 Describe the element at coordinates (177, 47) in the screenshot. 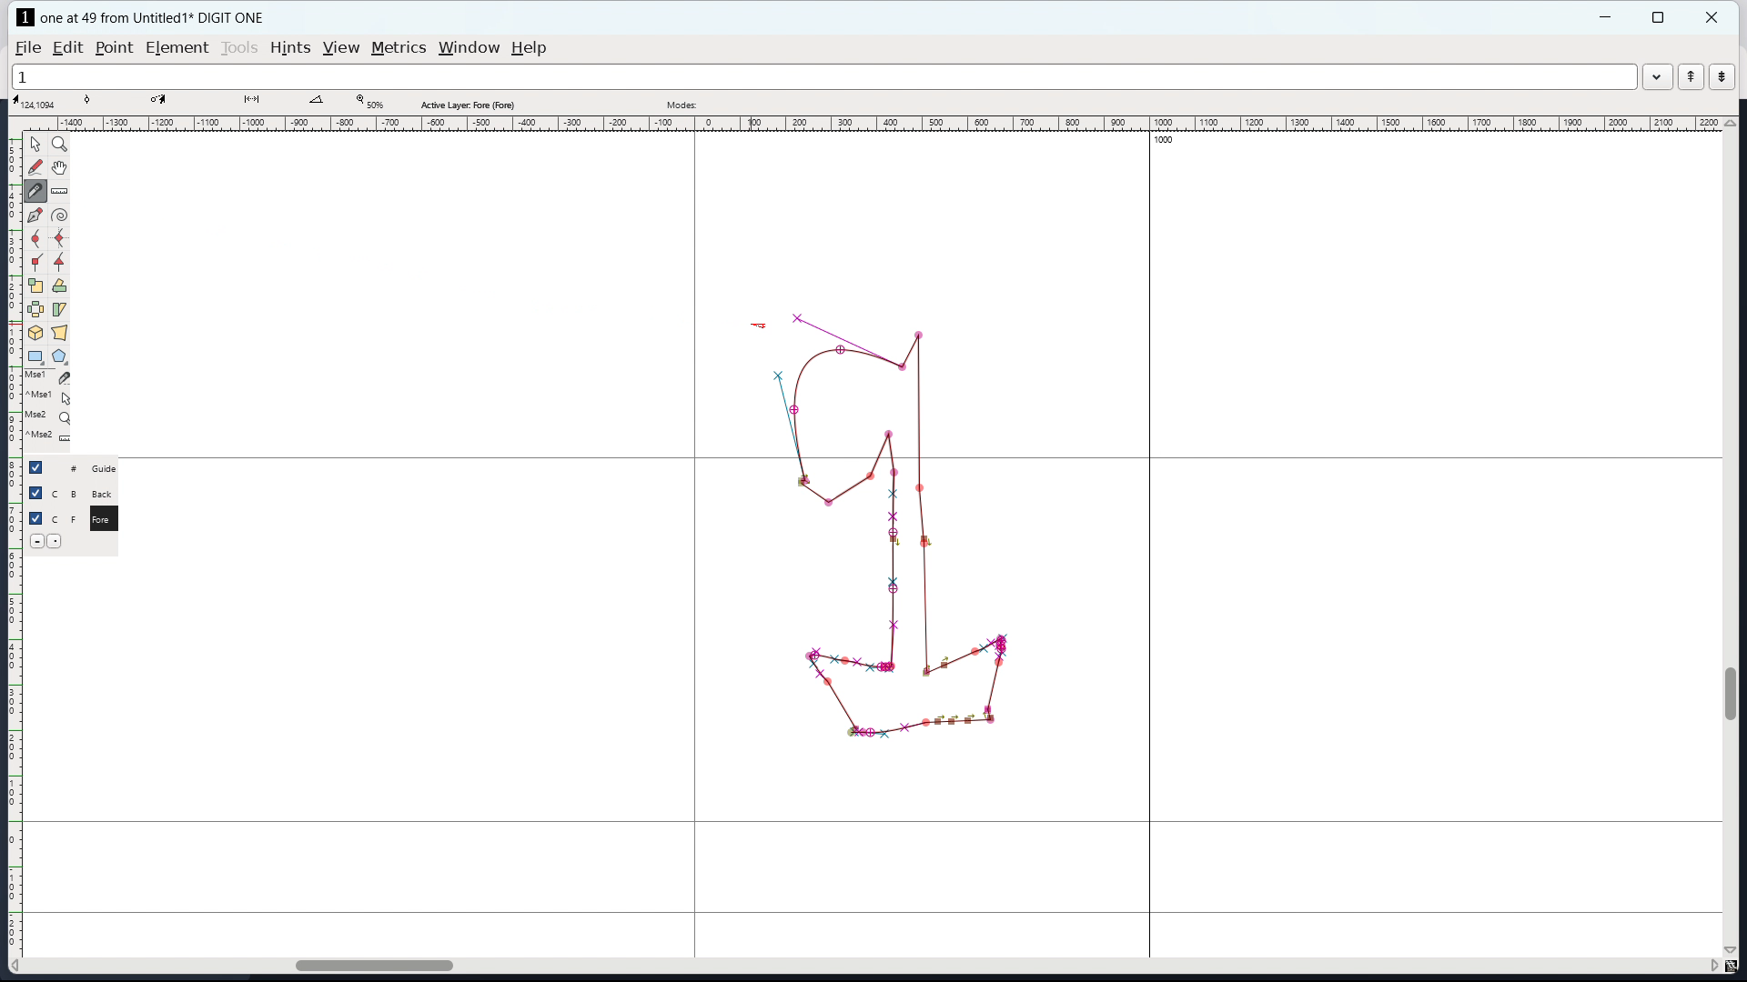

I see `element` at that location.